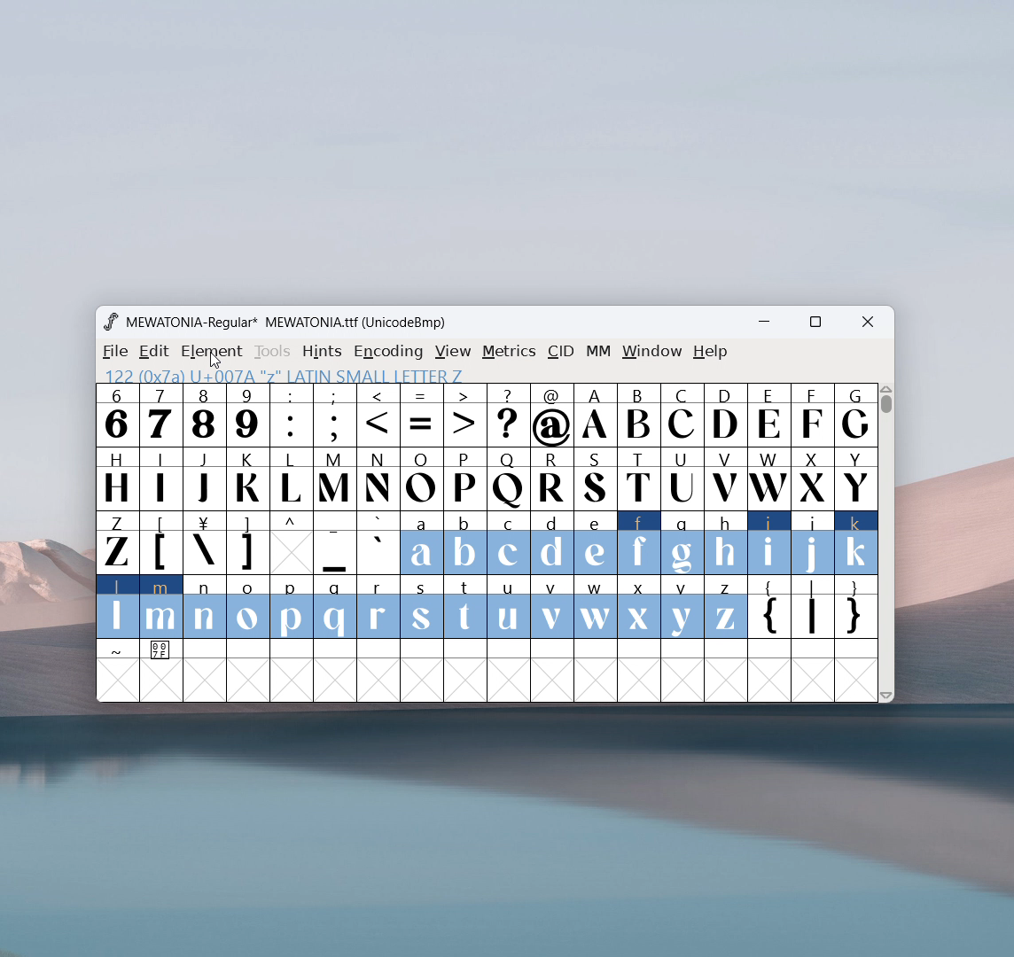 This screenshot has width=1014, height=957. I want to click on help, so click(711, 352).